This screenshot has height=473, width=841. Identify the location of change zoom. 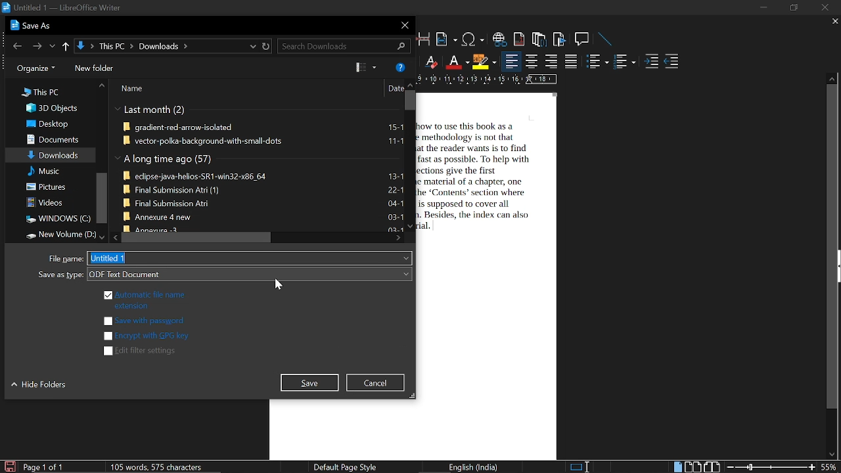
(771, 468).